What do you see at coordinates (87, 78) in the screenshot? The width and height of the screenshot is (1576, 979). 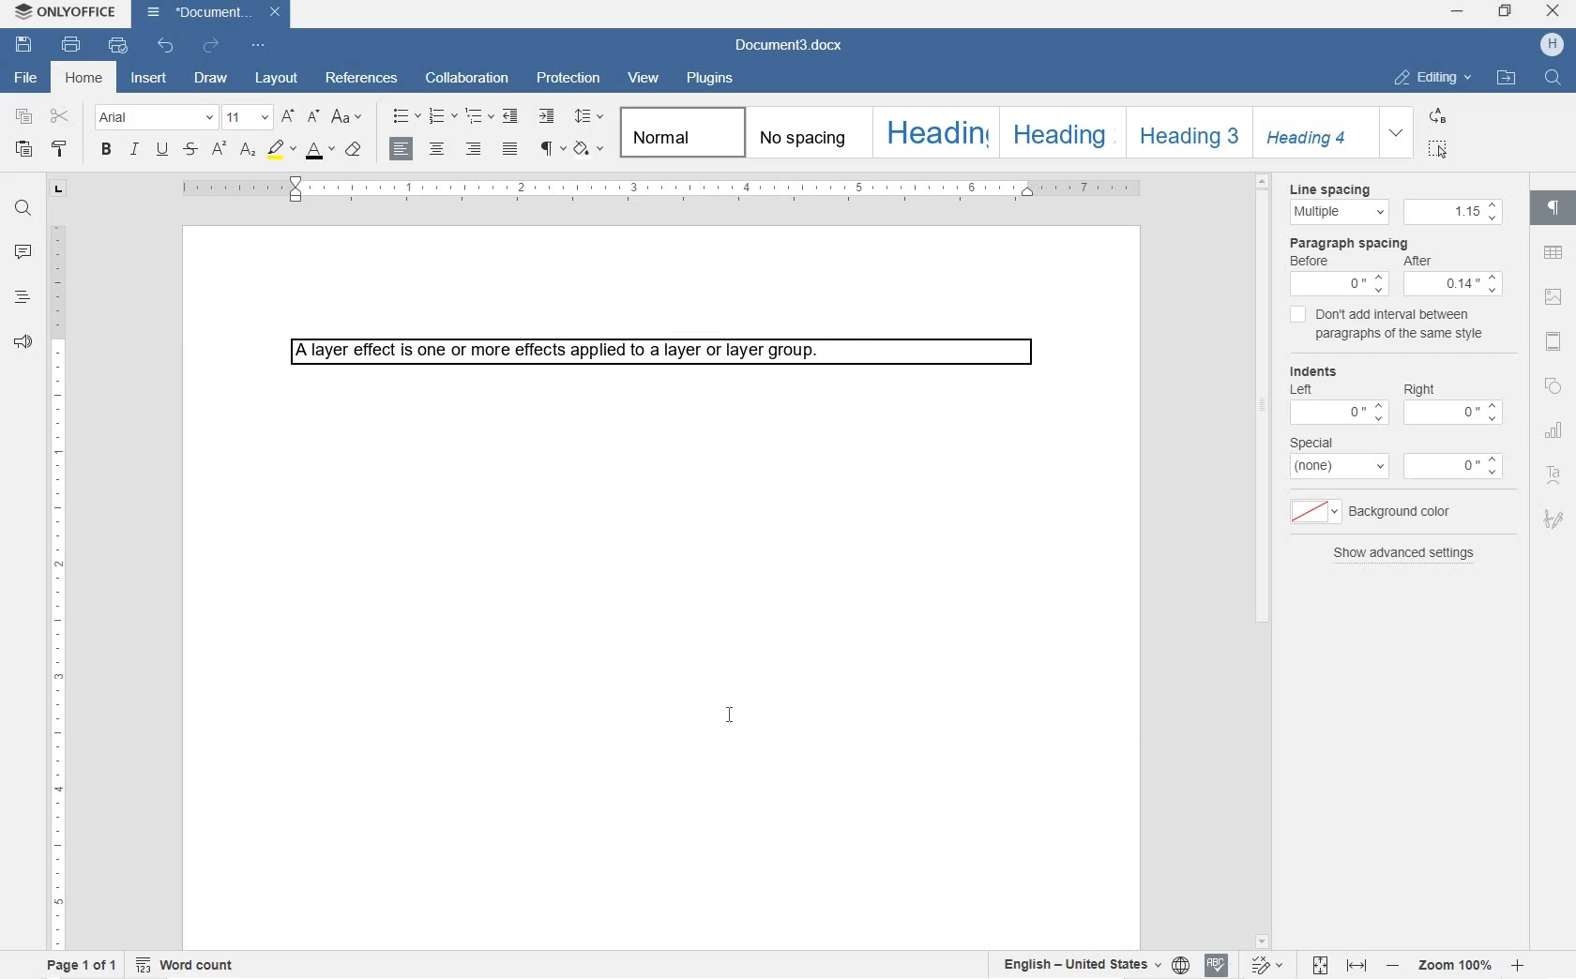 I see `HOME` at bounding box center [87, 78].